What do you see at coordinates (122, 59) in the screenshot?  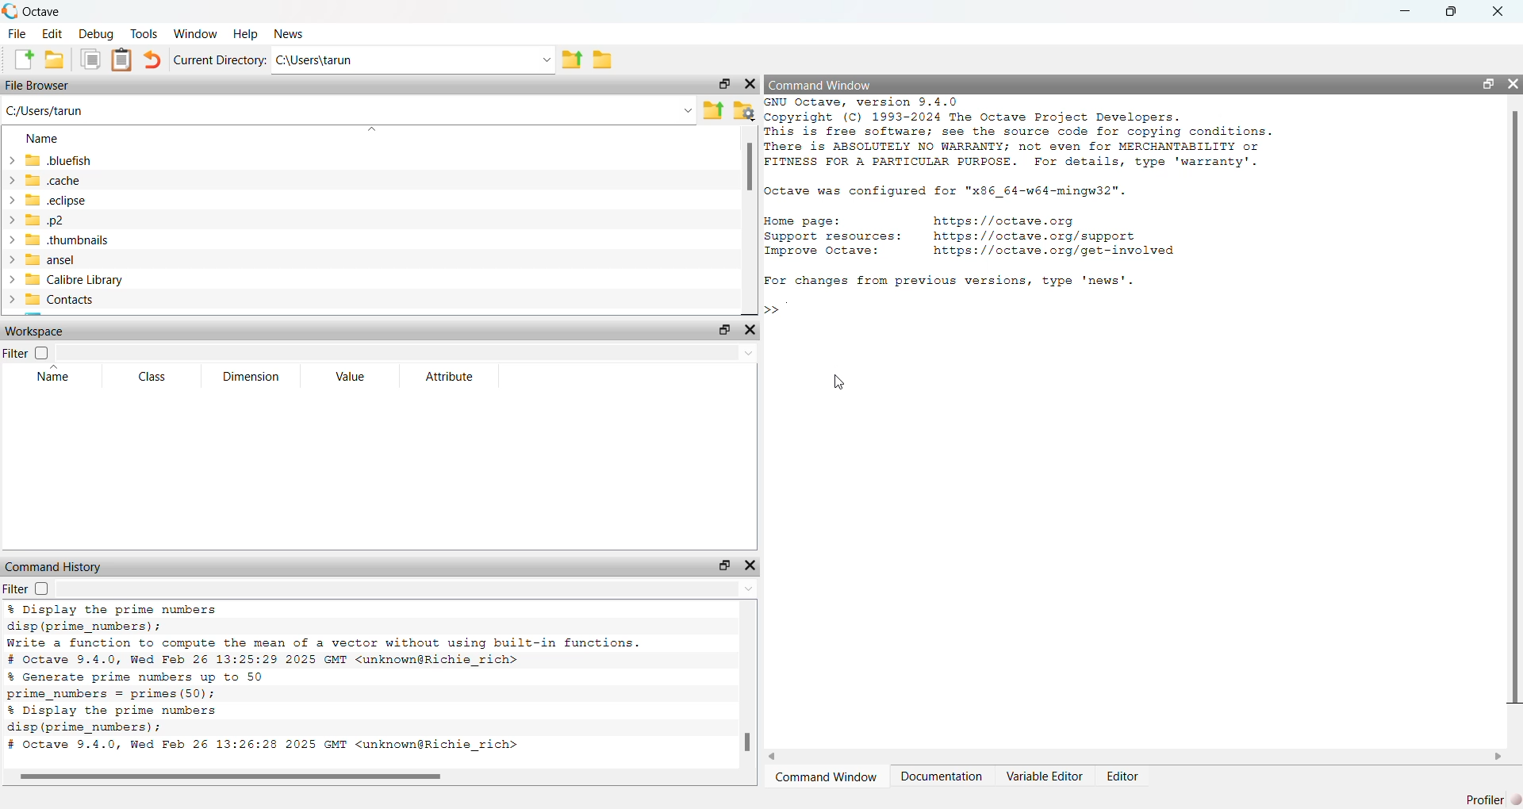 I see `clip board` at bounding box center [122, 59].